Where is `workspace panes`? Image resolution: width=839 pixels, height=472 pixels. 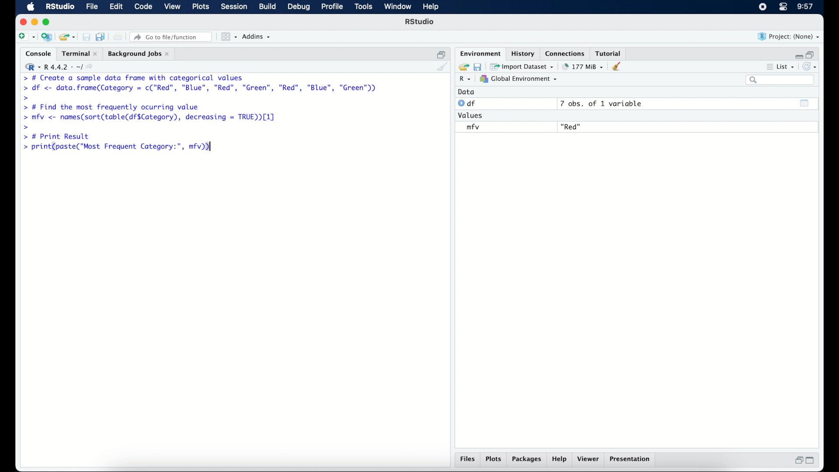
workspace panes is located at coordinates (229, 37).